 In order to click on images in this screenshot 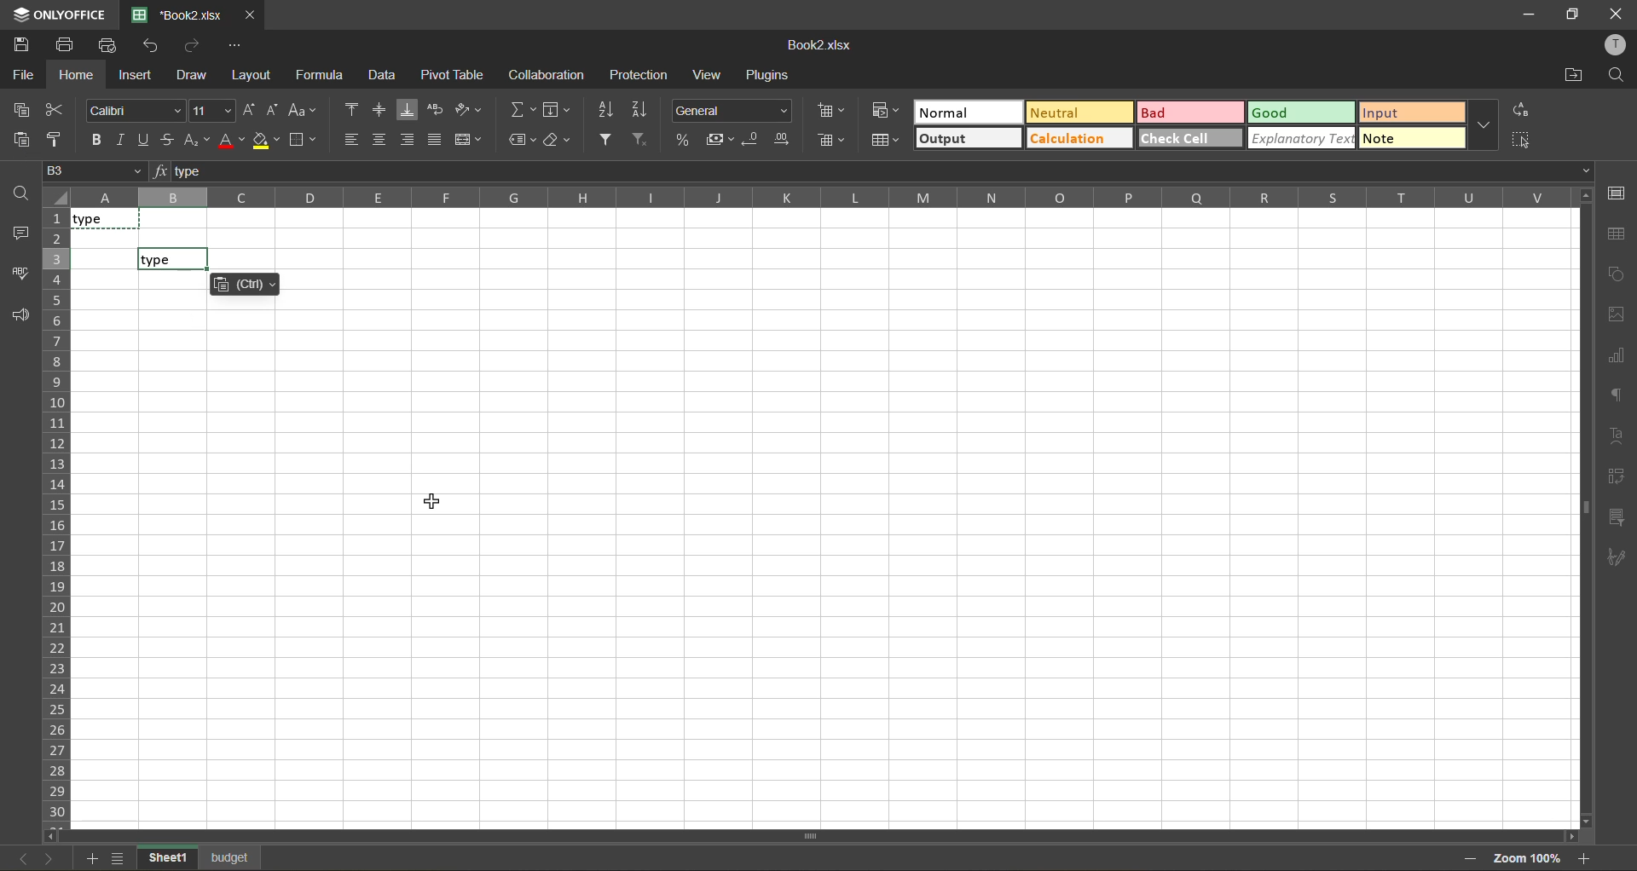, I will do `click(1615, 316)`.